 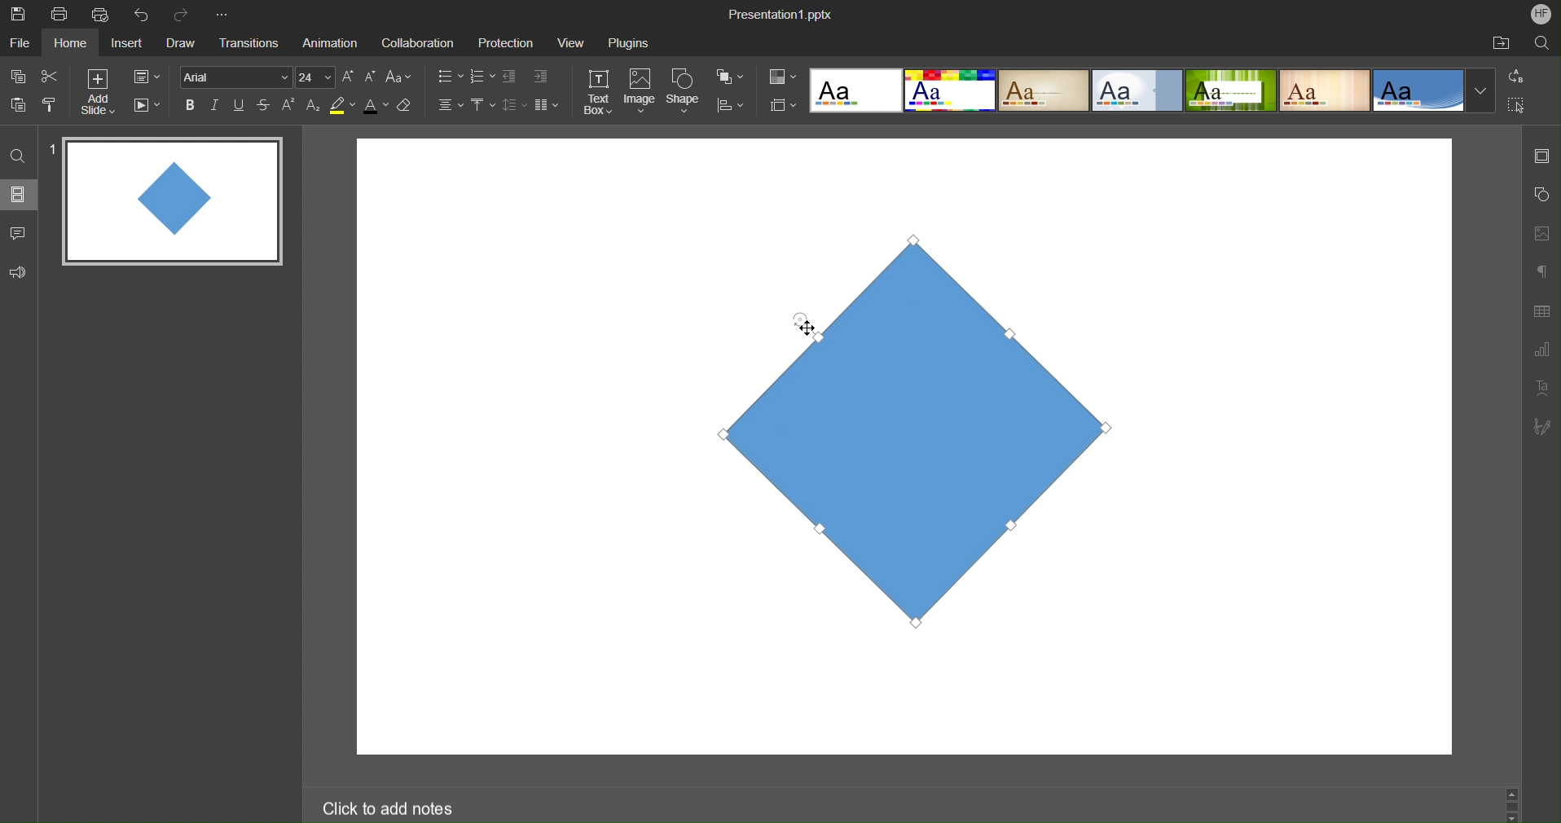 What do you see at coordinates (1539, 15) in the screenshot?
I see `Account` at bounding box center [1539, 15].